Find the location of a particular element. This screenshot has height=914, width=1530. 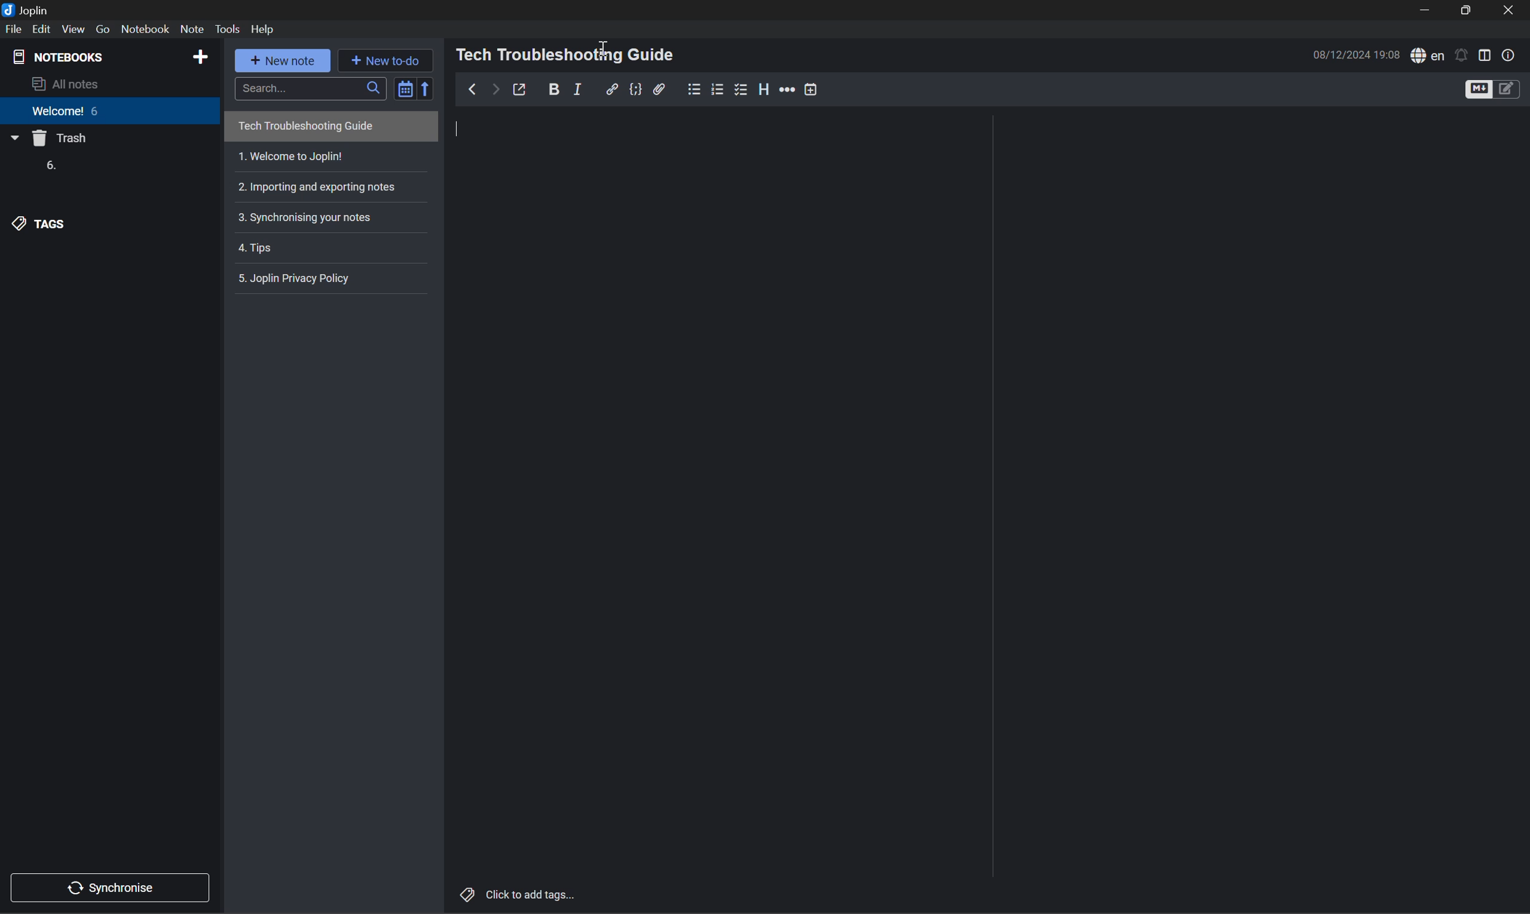

5. Joplin privacy policy is located at coordinates (298, 277).